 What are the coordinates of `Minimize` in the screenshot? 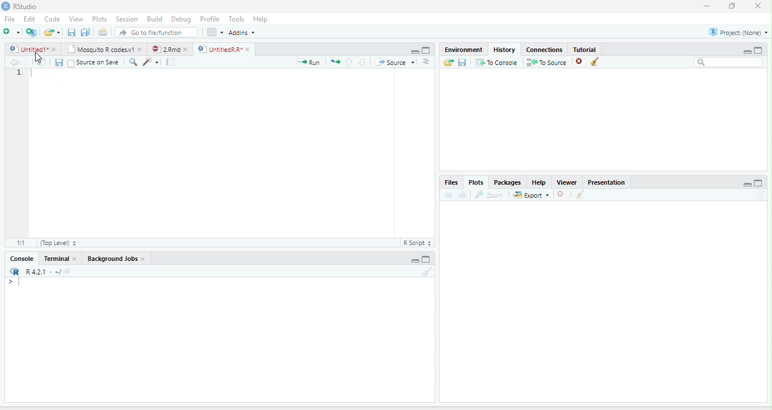 It's located at (747, 51).